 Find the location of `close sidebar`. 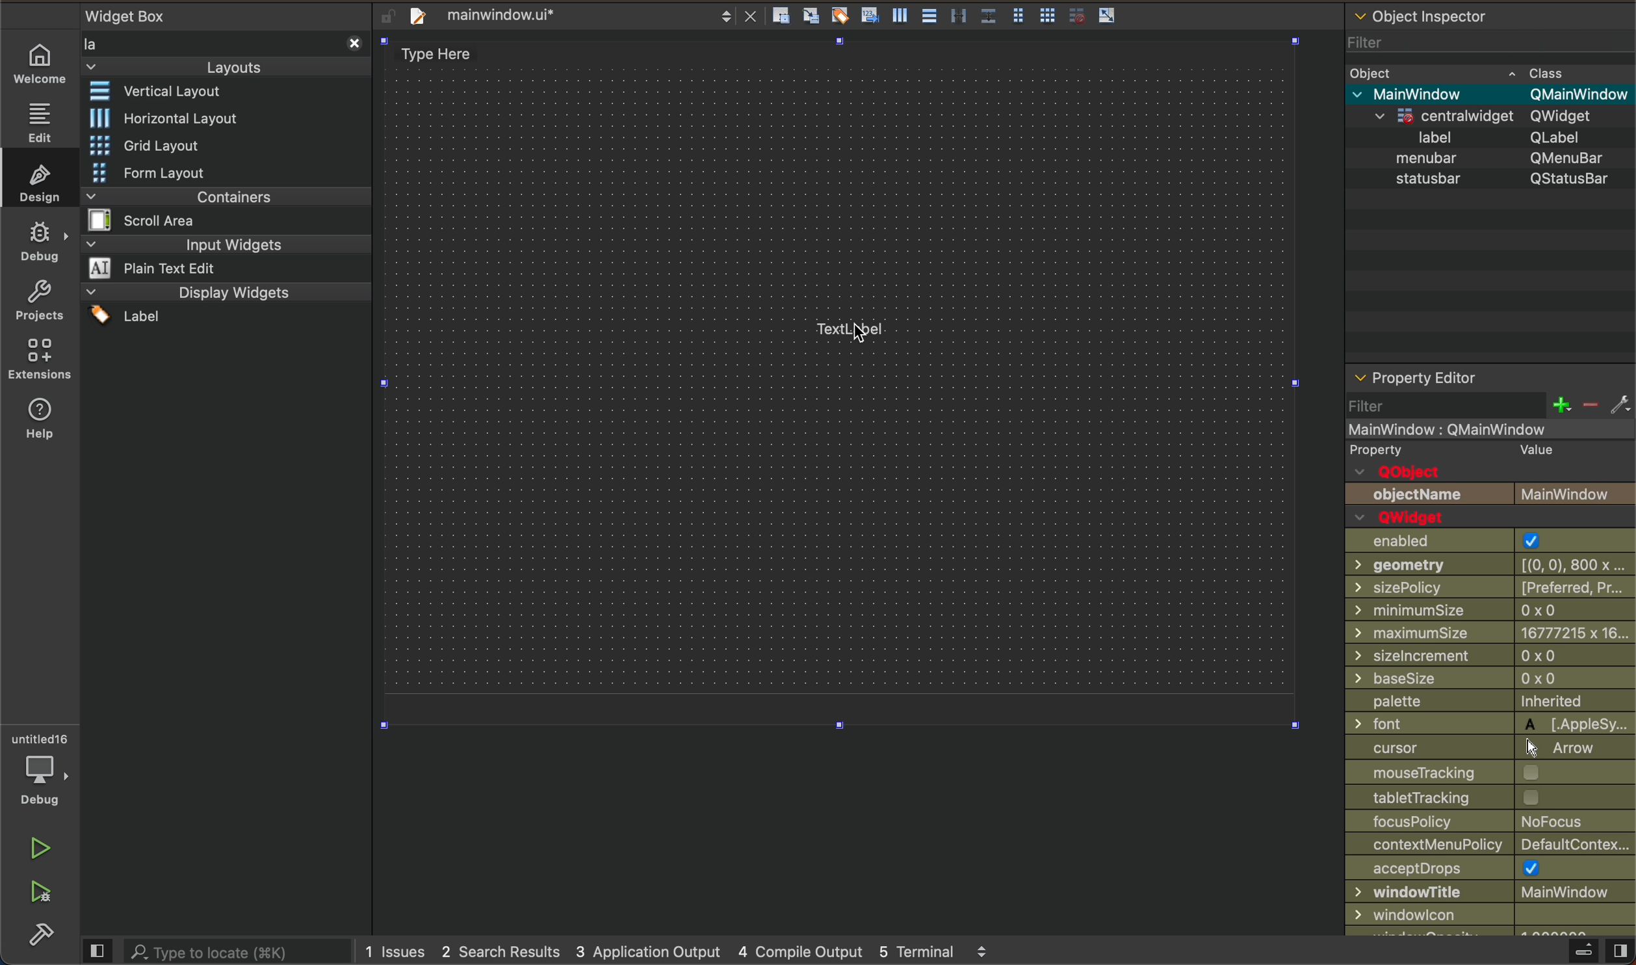

close sidebar is located at coordinates (1561, 947).